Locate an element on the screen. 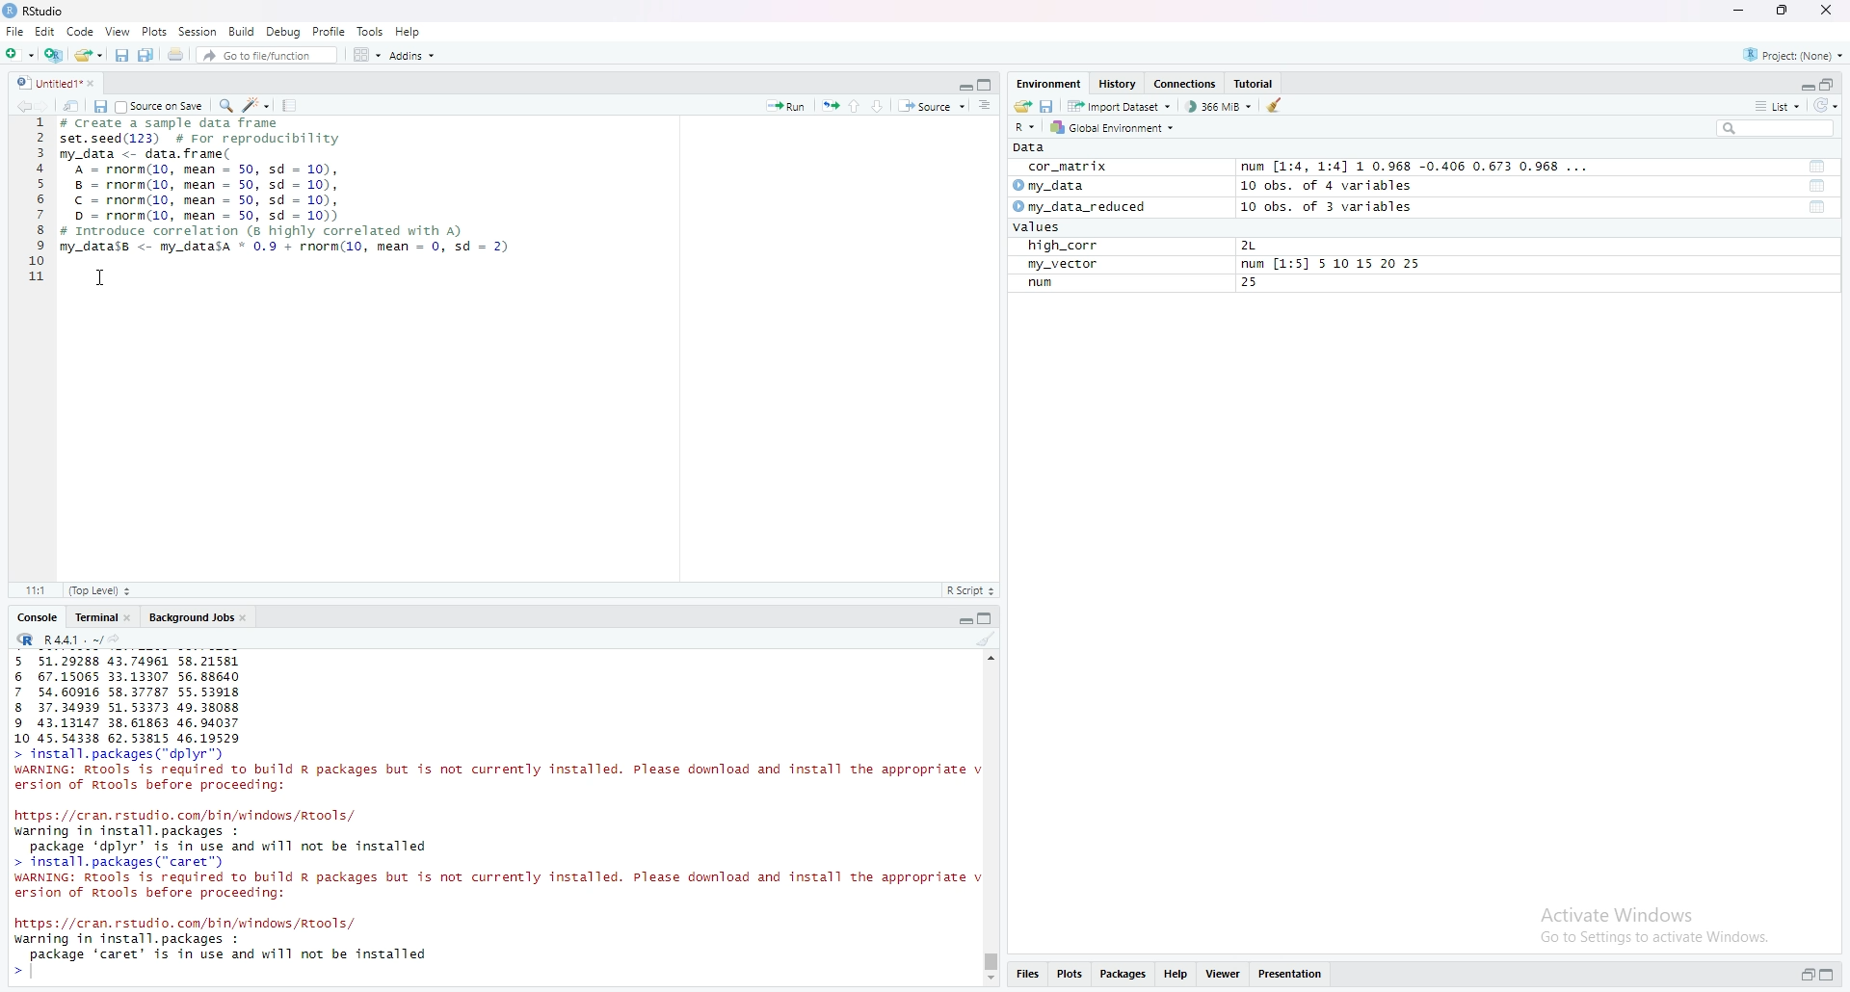 The width and height of the screenshot is (1850, 992). Copy  is located at coordinates (146, 55).